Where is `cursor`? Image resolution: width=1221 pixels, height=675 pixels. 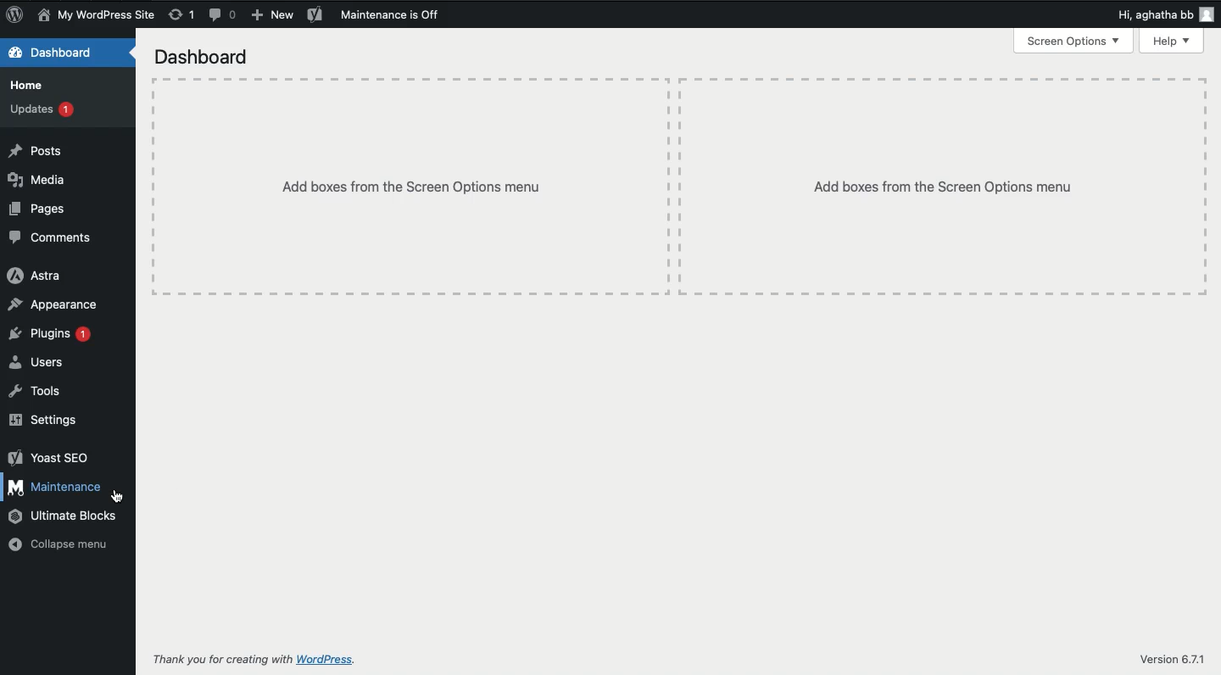 cursor is located at coordinates (118, 497).